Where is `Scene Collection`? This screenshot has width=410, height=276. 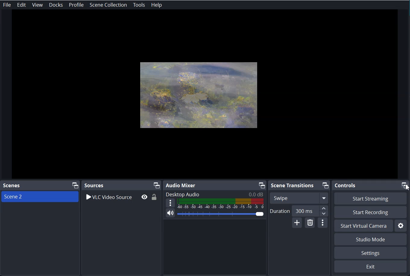
Scene Collection is located at coordinates (108, 5).